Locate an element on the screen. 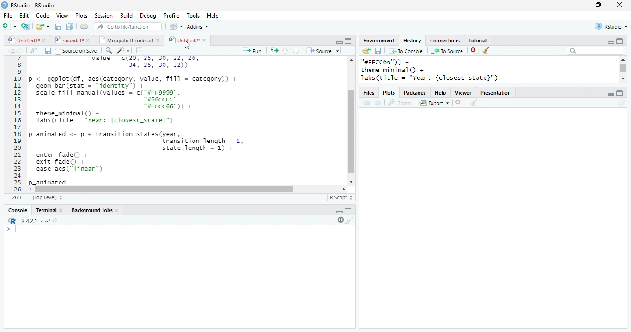  Help is located at coordinates (212, 15).